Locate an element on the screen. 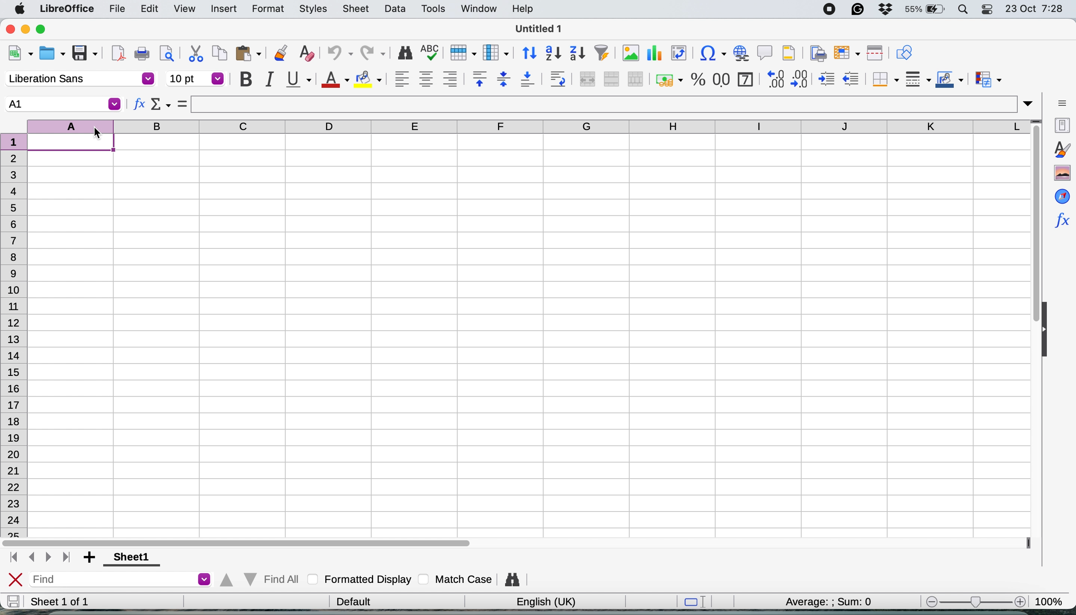  headers and footers is located at coordinates (790, 53).